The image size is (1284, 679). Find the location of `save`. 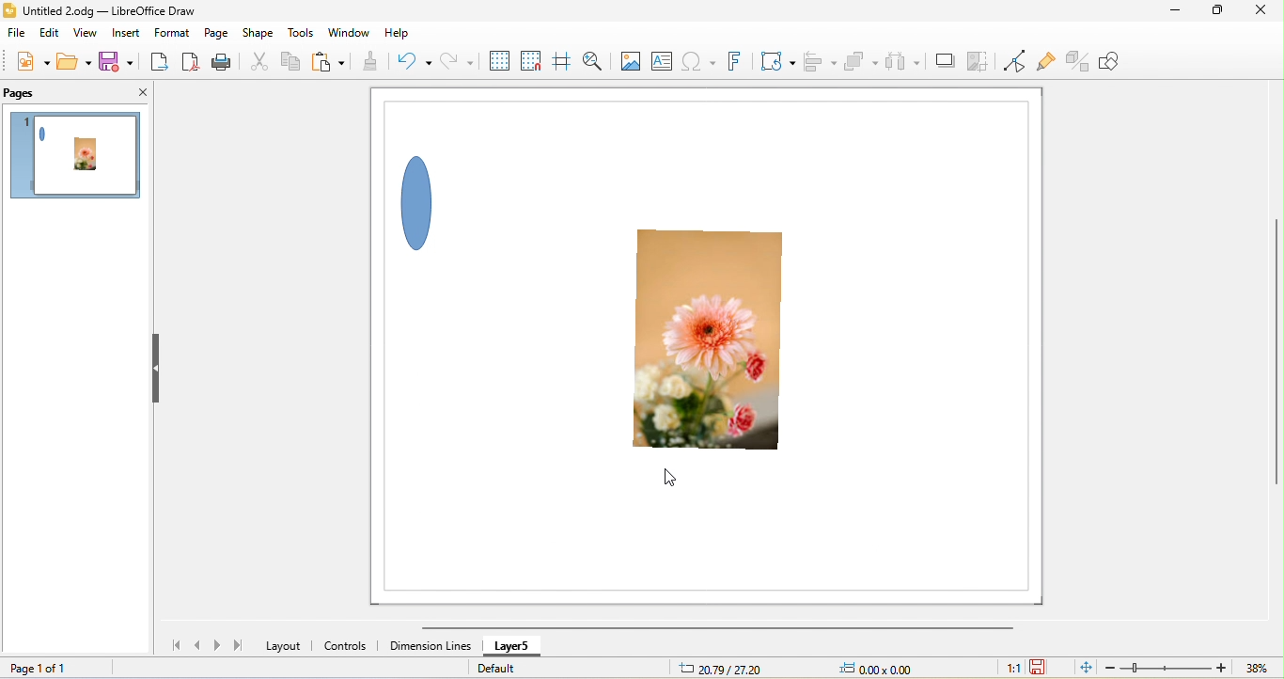

save is located at coordinates (114, 61).